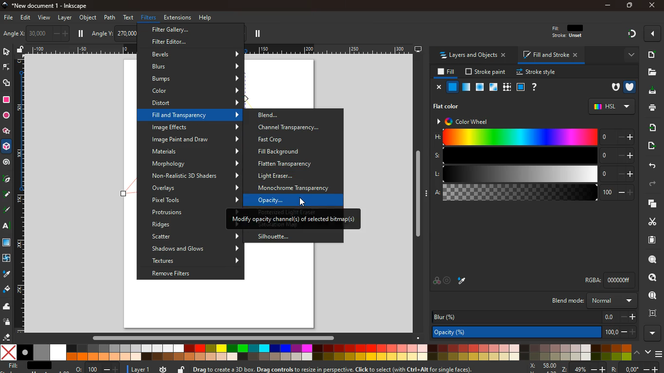  Describe the element at coordinates (296, 127) in the screenshot. I see `channel transparency` at that location.